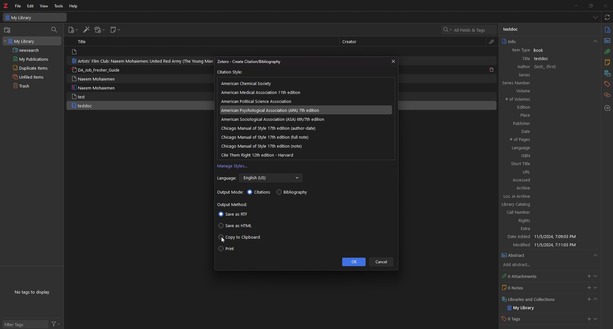 This screenshot has height=329, width=613. Describe the element at coordinates (548, 172) in the screenshot. I see `URL` at that location.